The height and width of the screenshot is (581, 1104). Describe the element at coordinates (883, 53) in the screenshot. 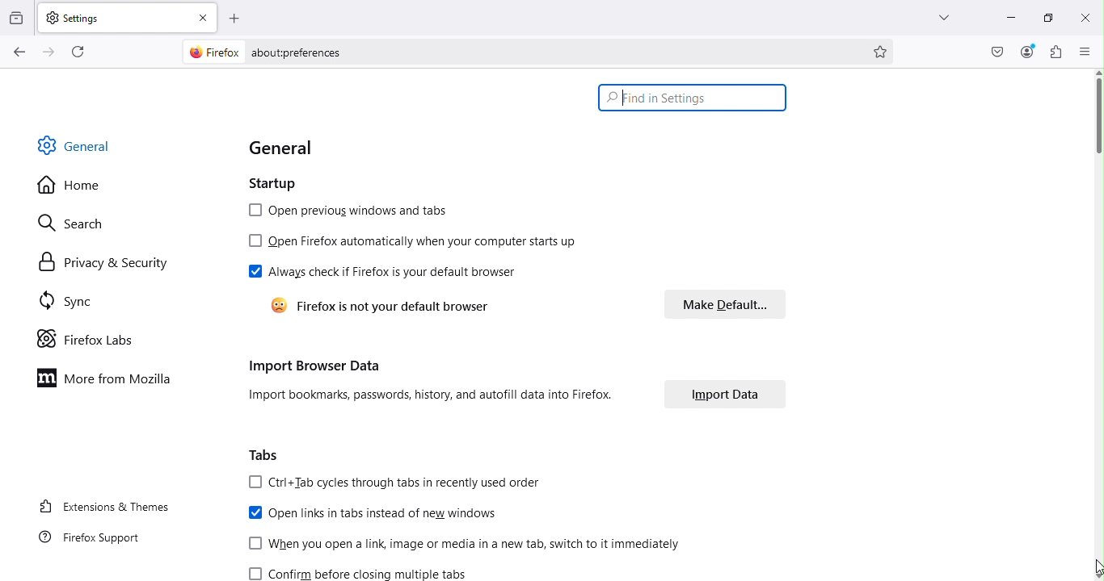

I see `Bookmark this page` at that location.